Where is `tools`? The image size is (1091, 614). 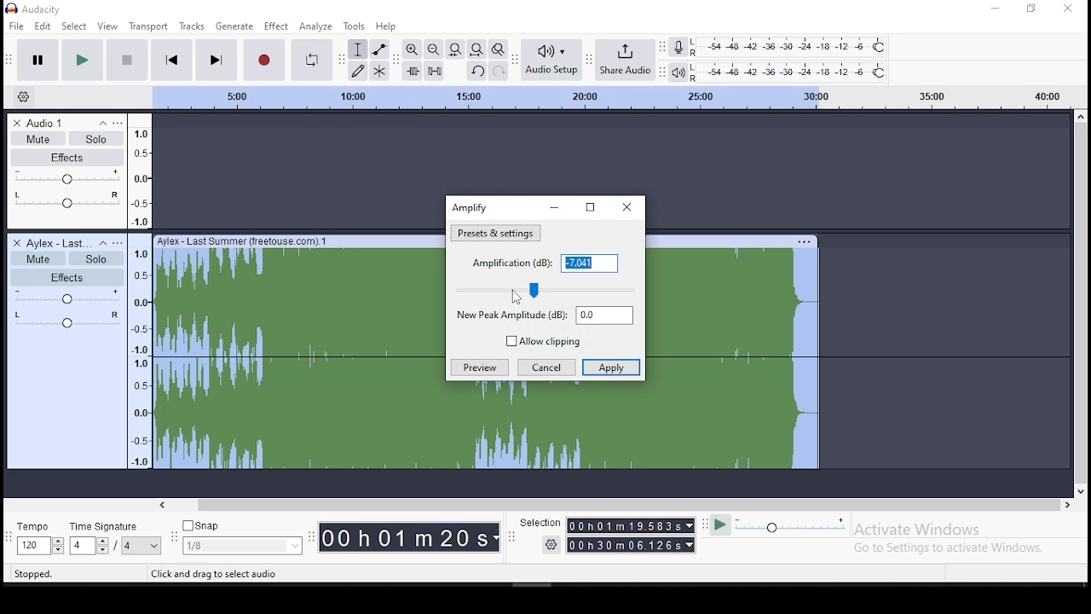
tools is located at coordinates (355, 26).